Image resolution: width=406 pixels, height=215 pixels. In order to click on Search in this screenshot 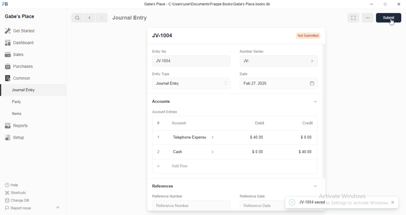, I will do `click(76, 18)`.